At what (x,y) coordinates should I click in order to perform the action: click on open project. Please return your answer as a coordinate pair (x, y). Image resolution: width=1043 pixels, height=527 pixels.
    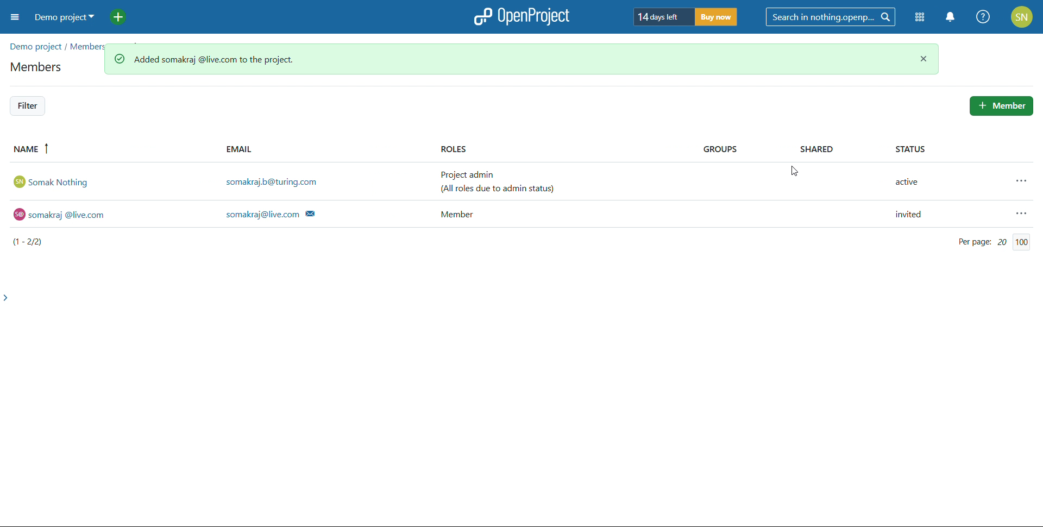
    Looking at the image, I should click on (521, 16).